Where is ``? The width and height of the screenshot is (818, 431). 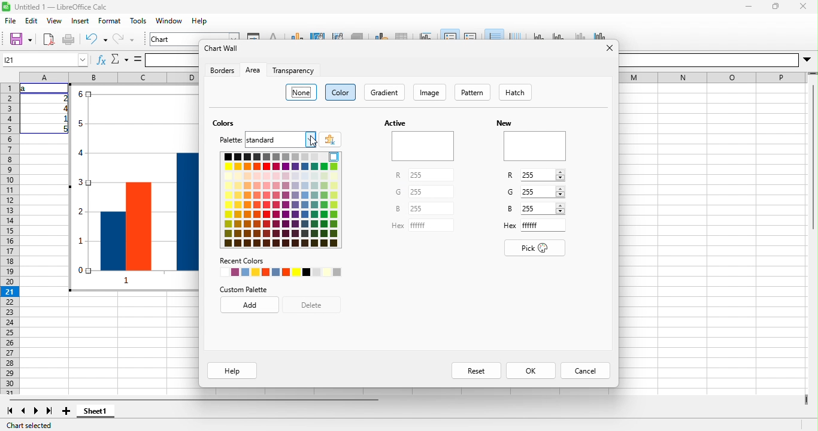  is located at coordinates (708, 60).